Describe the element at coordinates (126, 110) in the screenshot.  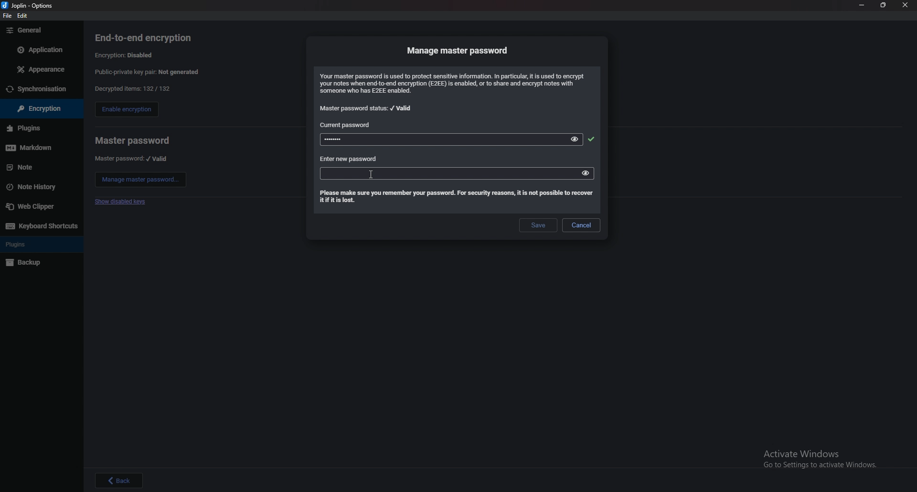
I see `enable encryption` at that location.